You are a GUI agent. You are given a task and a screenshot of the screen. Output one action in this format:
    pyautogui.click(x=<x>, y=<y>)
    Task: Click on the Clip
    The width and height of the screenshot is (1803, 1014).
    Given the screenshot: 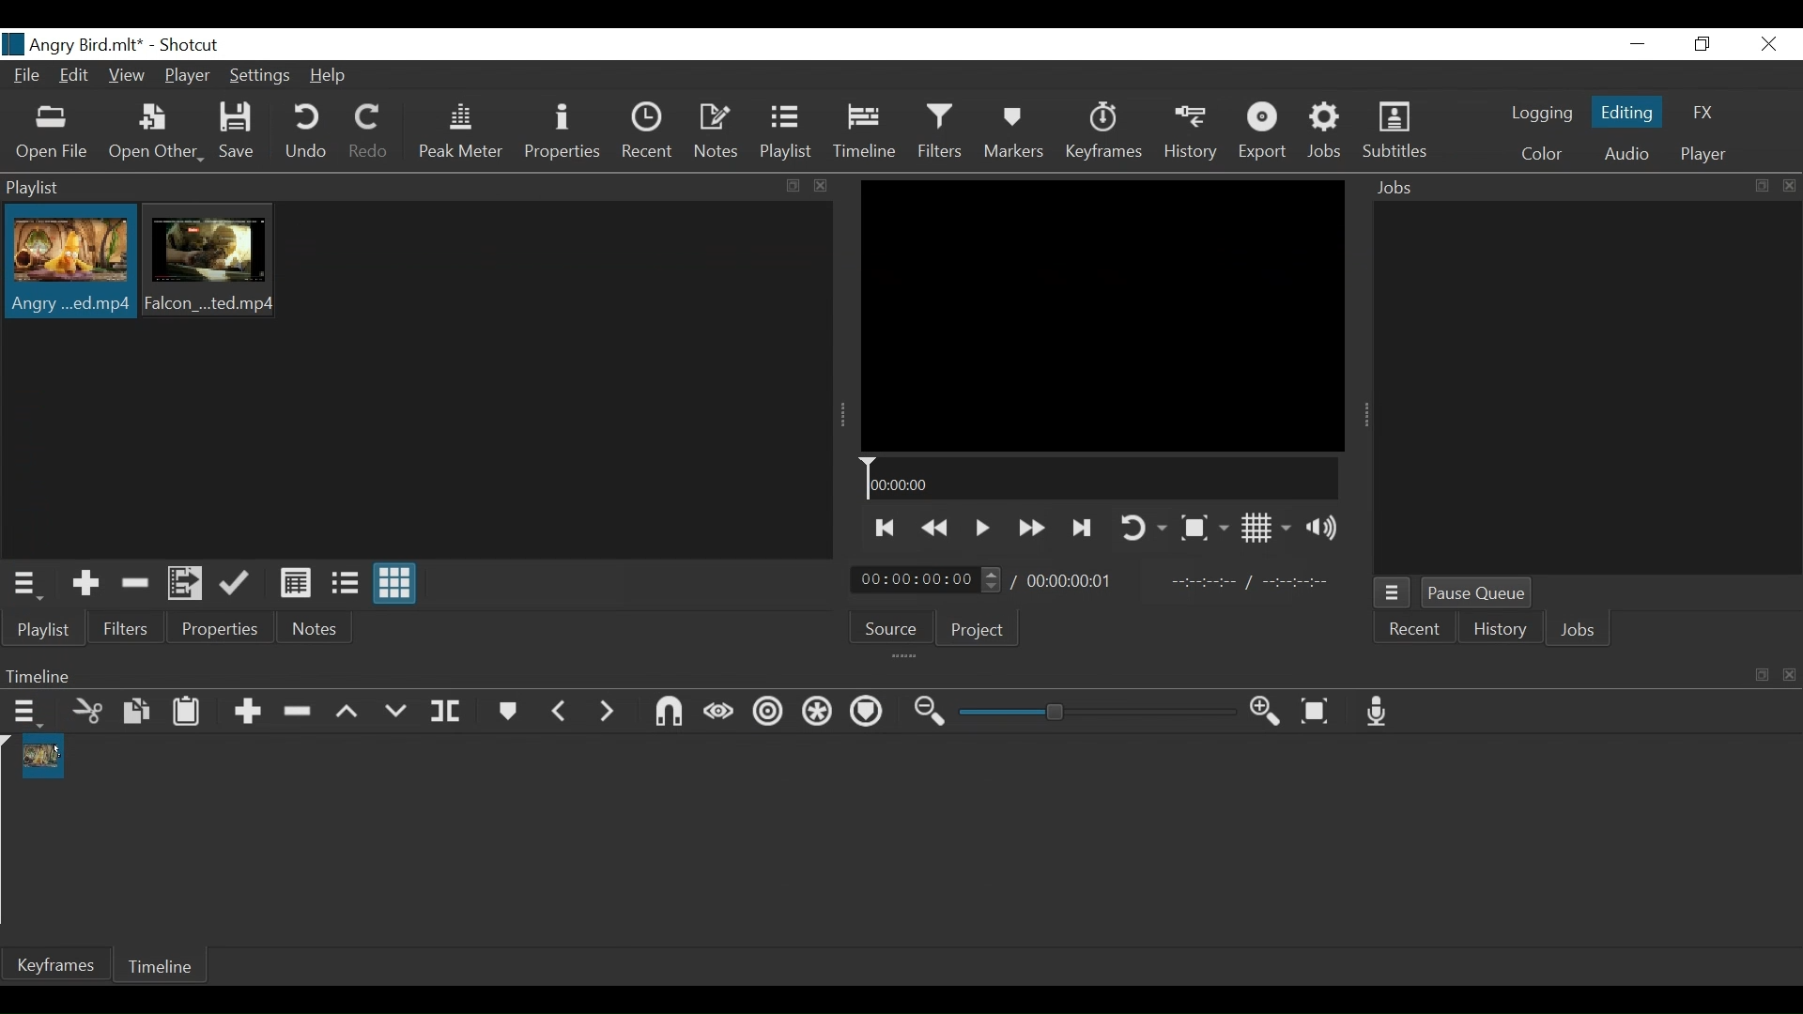 What is the action you would take?
    pyautogui.click(x=68, y=264)
    